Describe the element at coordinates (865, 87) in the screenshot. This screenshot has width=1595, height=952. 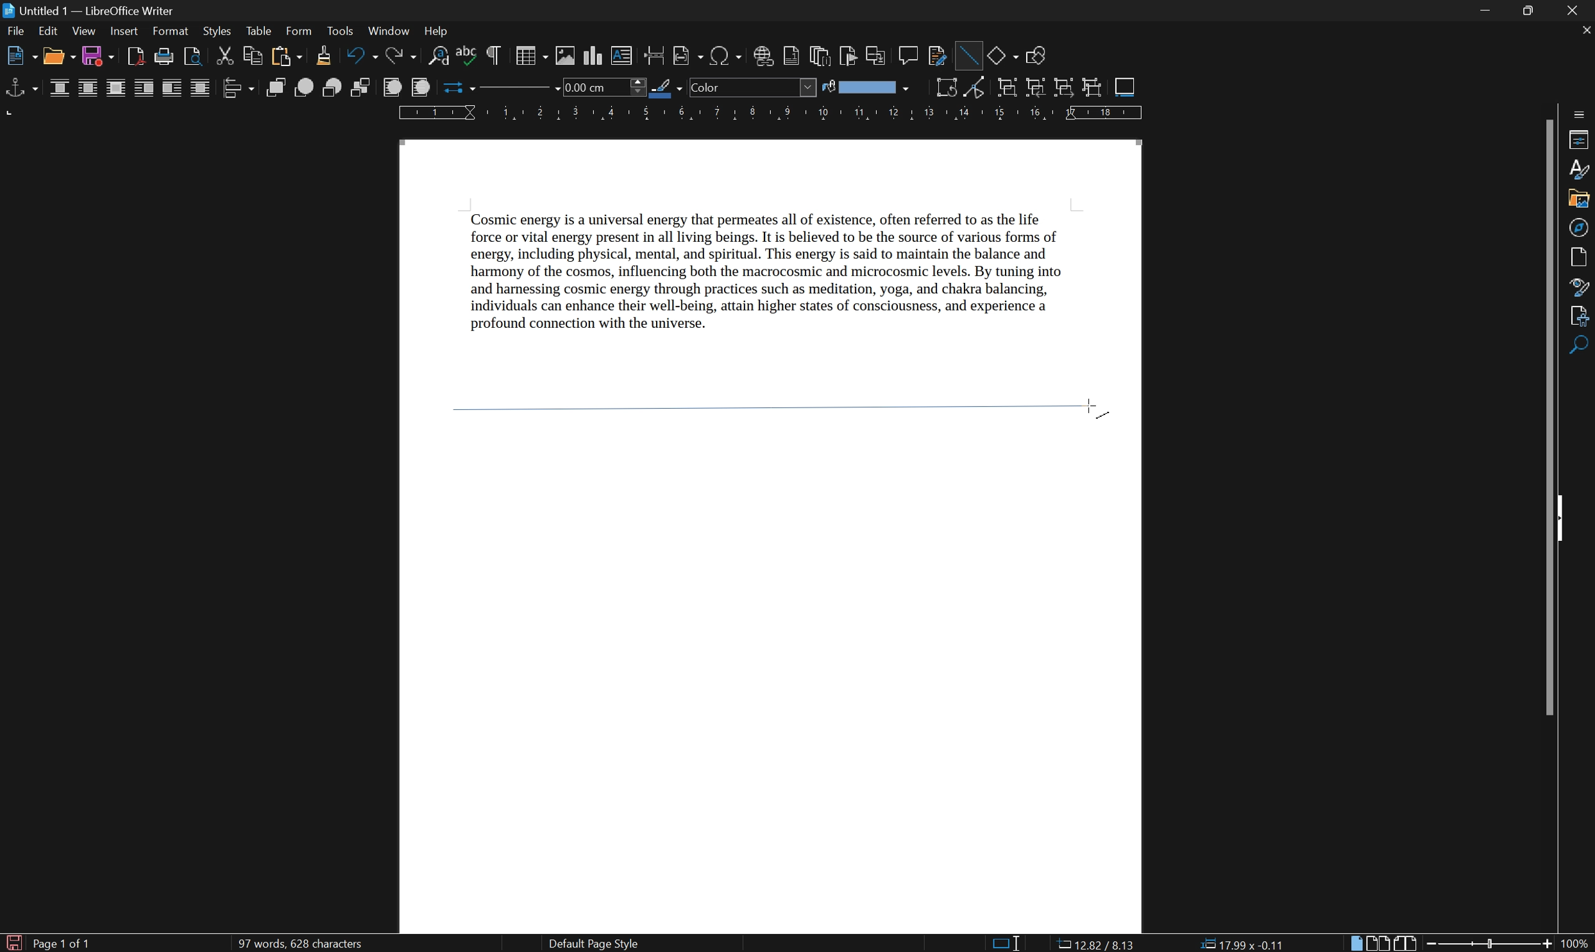
I see `fill color` at that location.